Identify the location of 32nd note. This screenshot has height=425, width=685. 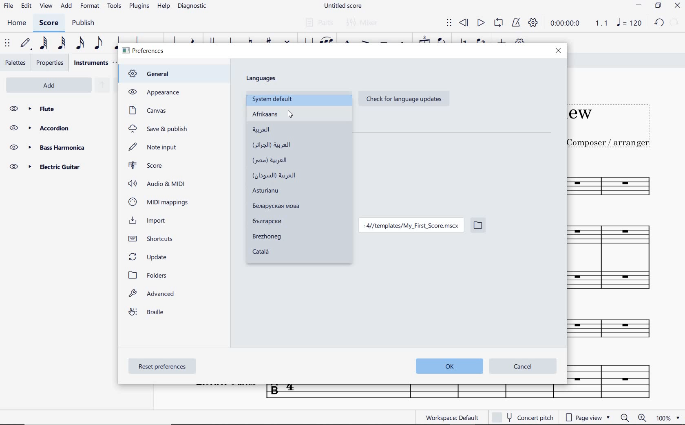
(60, 44).